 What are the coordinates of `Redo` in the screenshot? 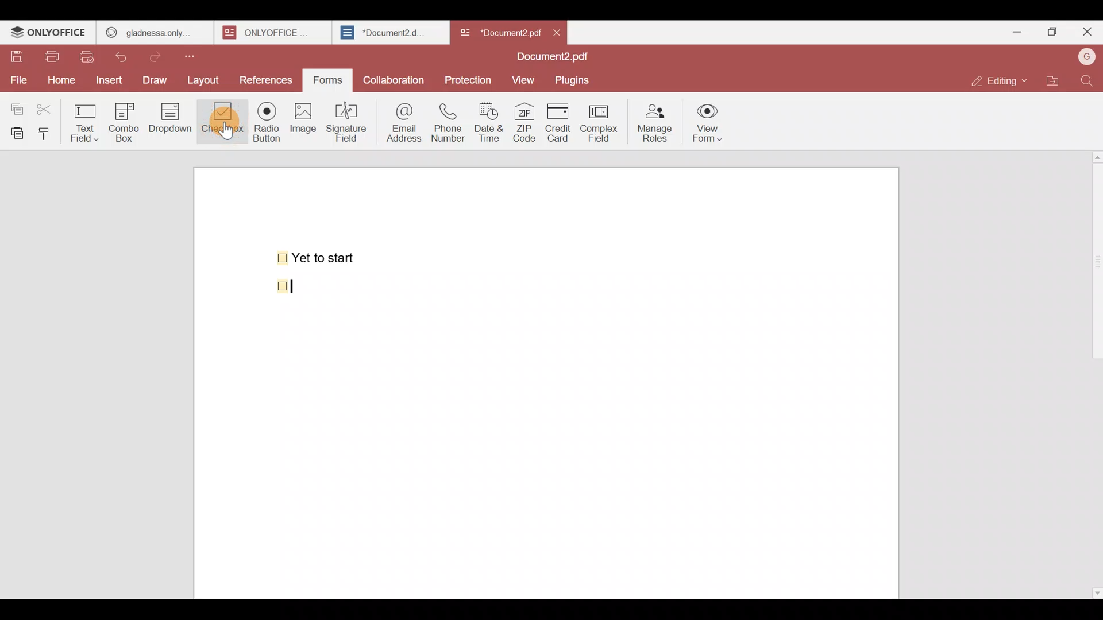 It's located at (161, 54).